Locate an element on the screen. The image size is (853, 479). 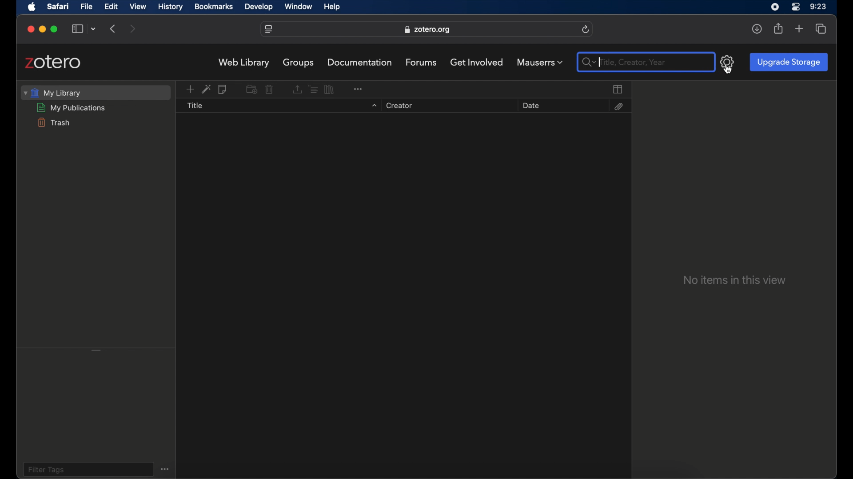
export is located at coordinates (296, 90).